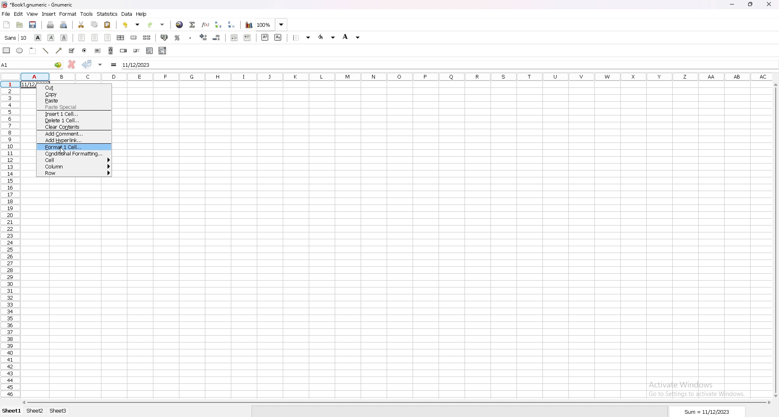 The height and width of the screenshot is (417, 779). I want to click on radio button, so click(85, 51).